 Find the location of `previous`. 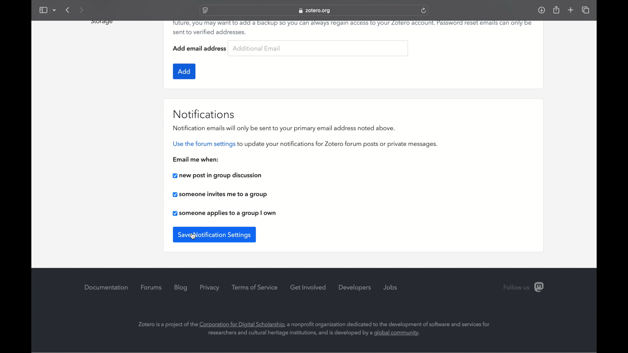

previous is located at coordinates (68, 10).